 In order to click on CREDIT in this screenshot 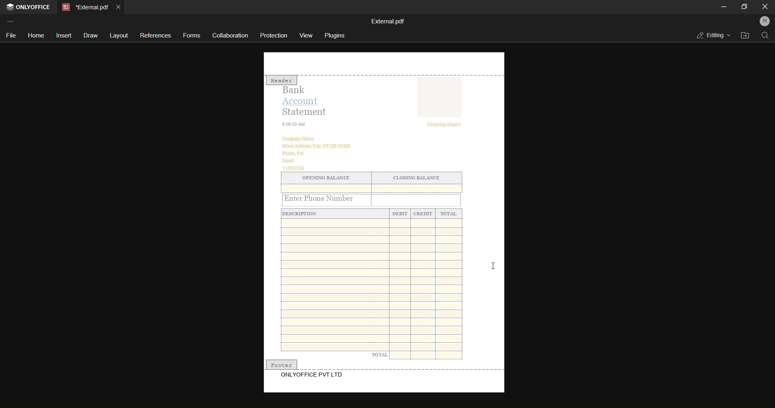, I will do `click(423, 214)`.